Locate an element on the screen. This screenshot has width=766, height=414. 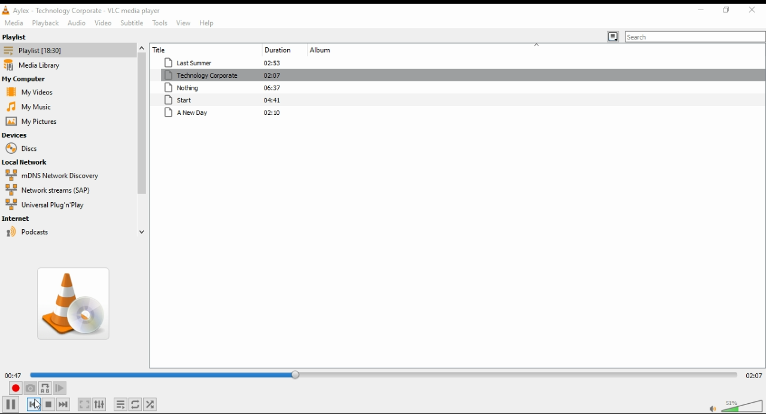
click to toggle between loop all, loop one, and no loop is located at coordinates (135, 405).